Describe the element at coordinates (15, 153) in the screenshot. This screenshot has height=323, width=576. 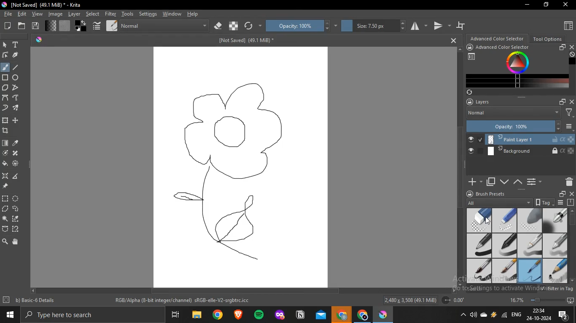
I see `smart patch tool` at that location.